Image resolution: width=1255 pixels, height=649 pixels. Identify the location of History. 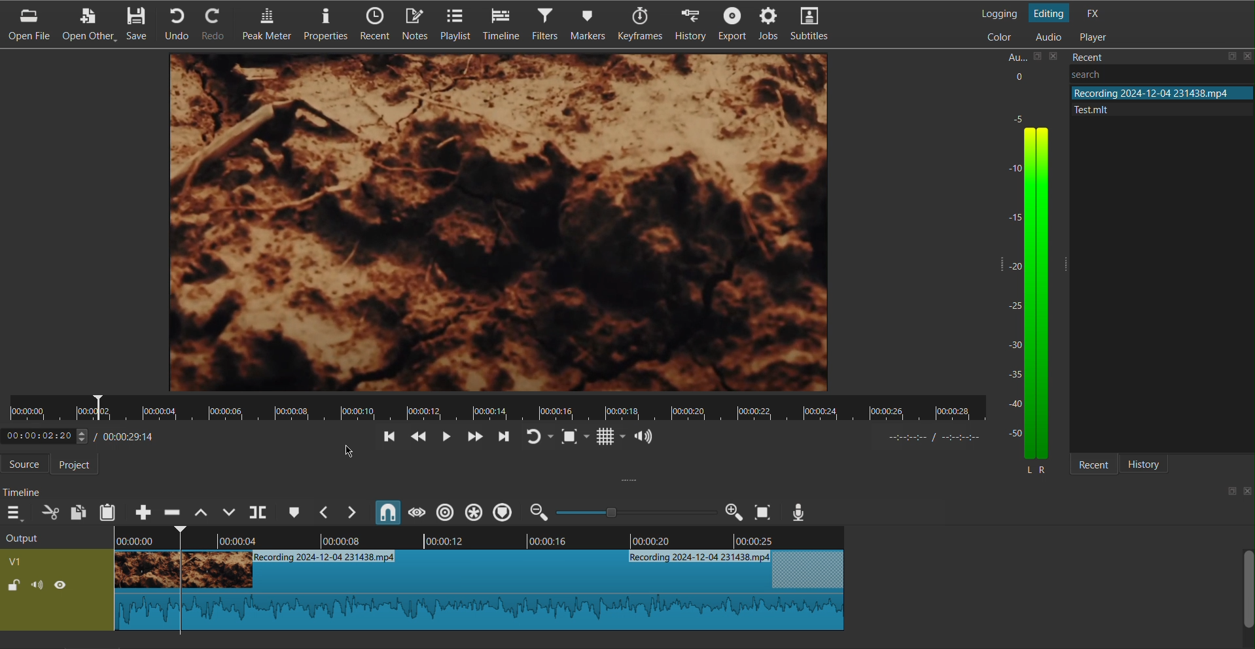
(1152, 465).